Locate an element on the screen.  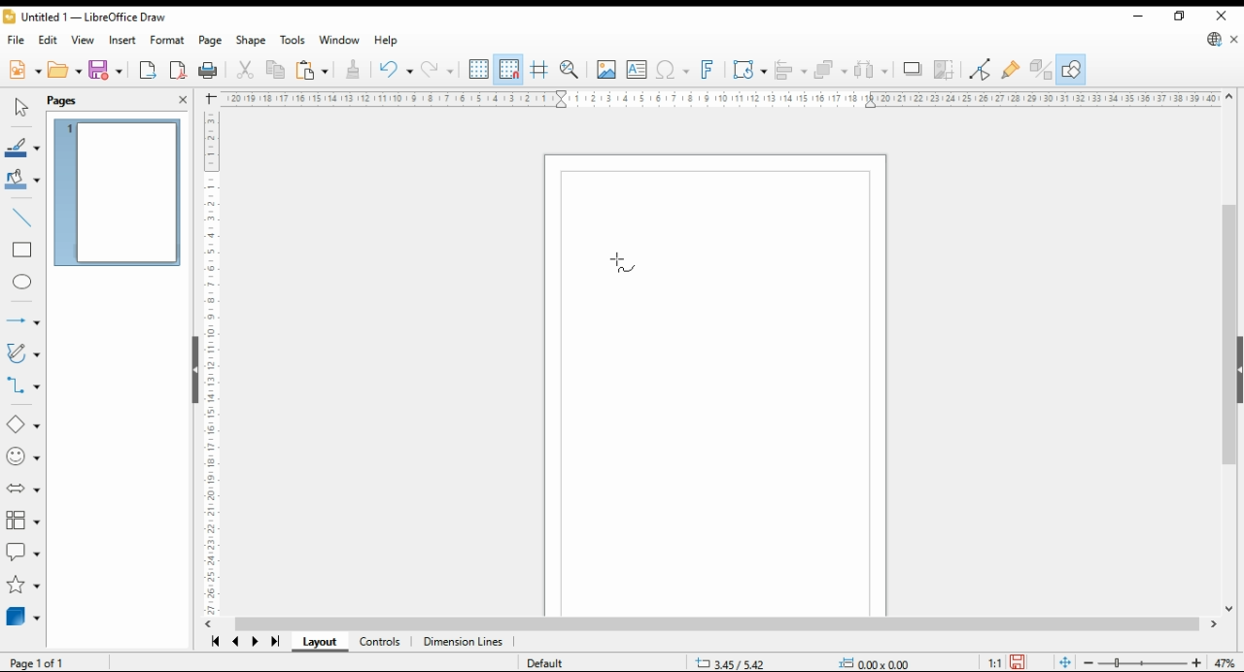
clone formatting is located at coordinates (356, 71).